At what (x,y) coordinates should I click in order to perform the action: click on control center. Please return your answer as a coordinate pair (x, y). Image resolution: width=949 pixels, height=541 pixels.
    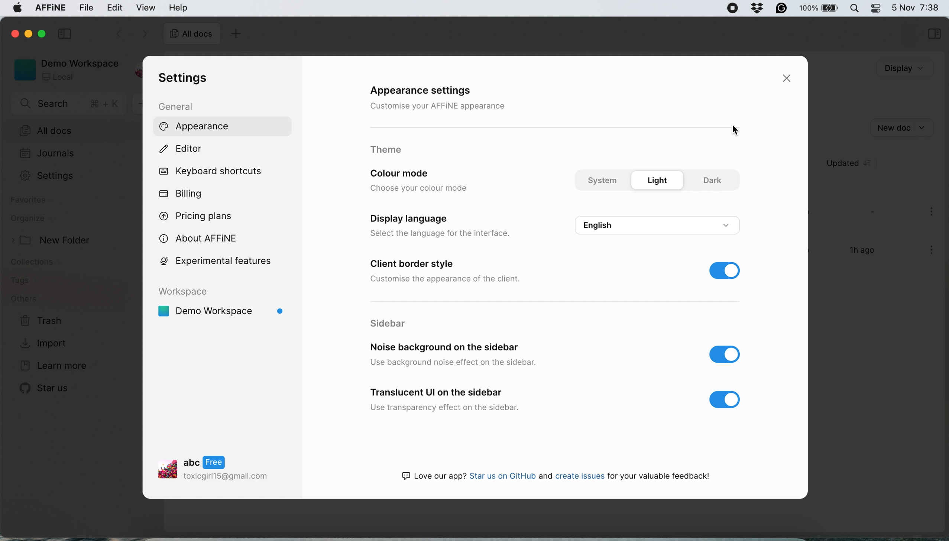
    Looking at the image, I should click on (875, 8).